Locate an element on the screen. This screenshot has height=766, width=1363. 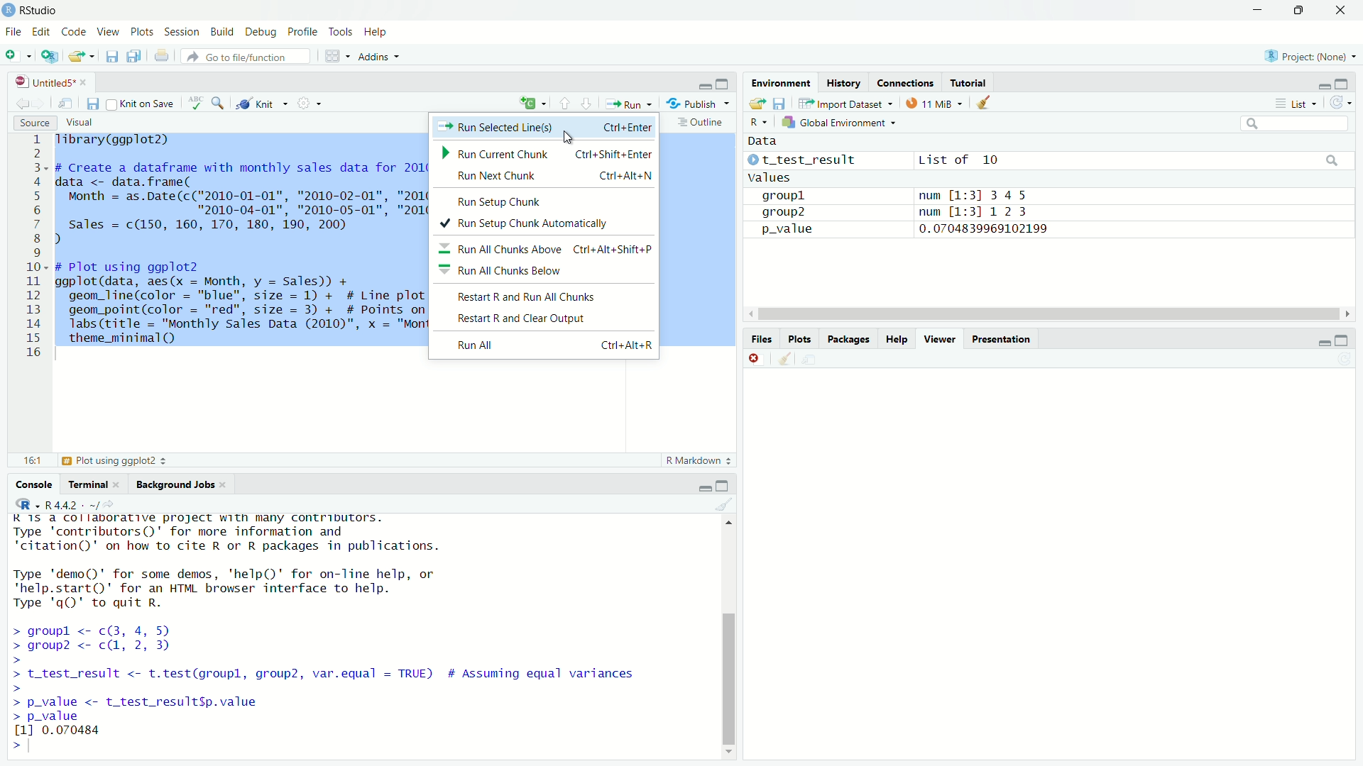
KIS. CT IEREELITT. FRpeEL BYR. Sy Shee TeeLie Ss
Type 'contributors()' for more information and

"citation()' on how to cite R or R packages in publications.

Type 'demo()' for some demos, 'help()' for on-Tine help, or

"help.start()' for an HTML browser interface to help.

Type 'q()' to quit R.

> groupl <- c(3, 4, 5)

> group? <- c, 2, 3)

>

> t_test_result <- t.test(groupl, group2, var.equal = TRUE) # Assuming equal variances
>

> p_value <- t_test_resultSp.value

> p_value

11 0.070484 is located at coordinates (332, 625).